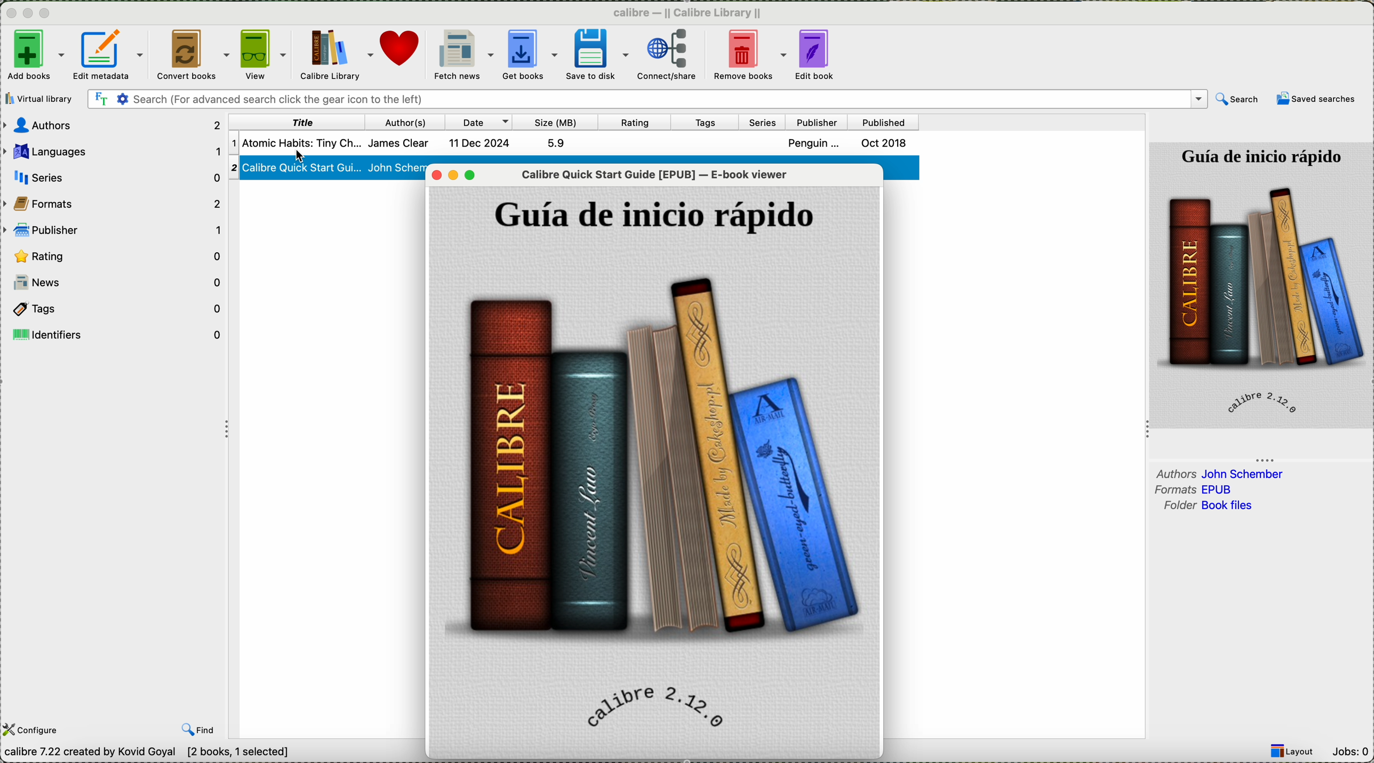 The image size is (1374, 763). I want to click on book cover, so click(655, 474).